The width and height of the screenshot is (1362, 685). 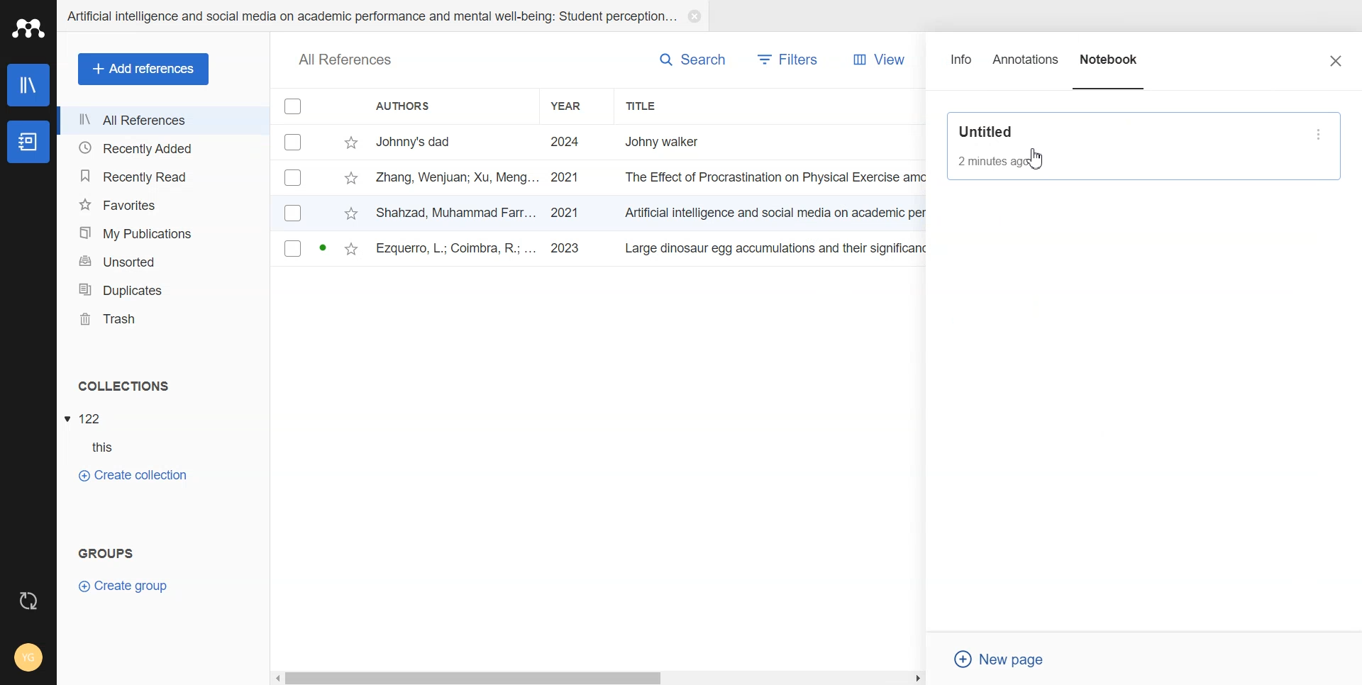 I want to click on 2021, so click(x=565, y=178).